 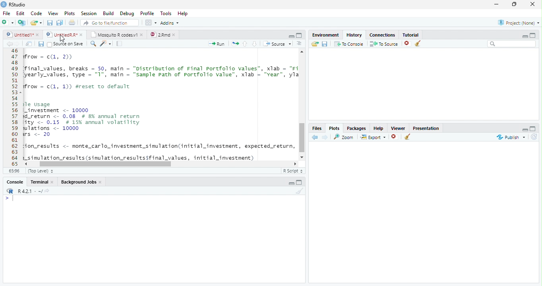 I want to click on Project: (None), so click(x=517, y=23).